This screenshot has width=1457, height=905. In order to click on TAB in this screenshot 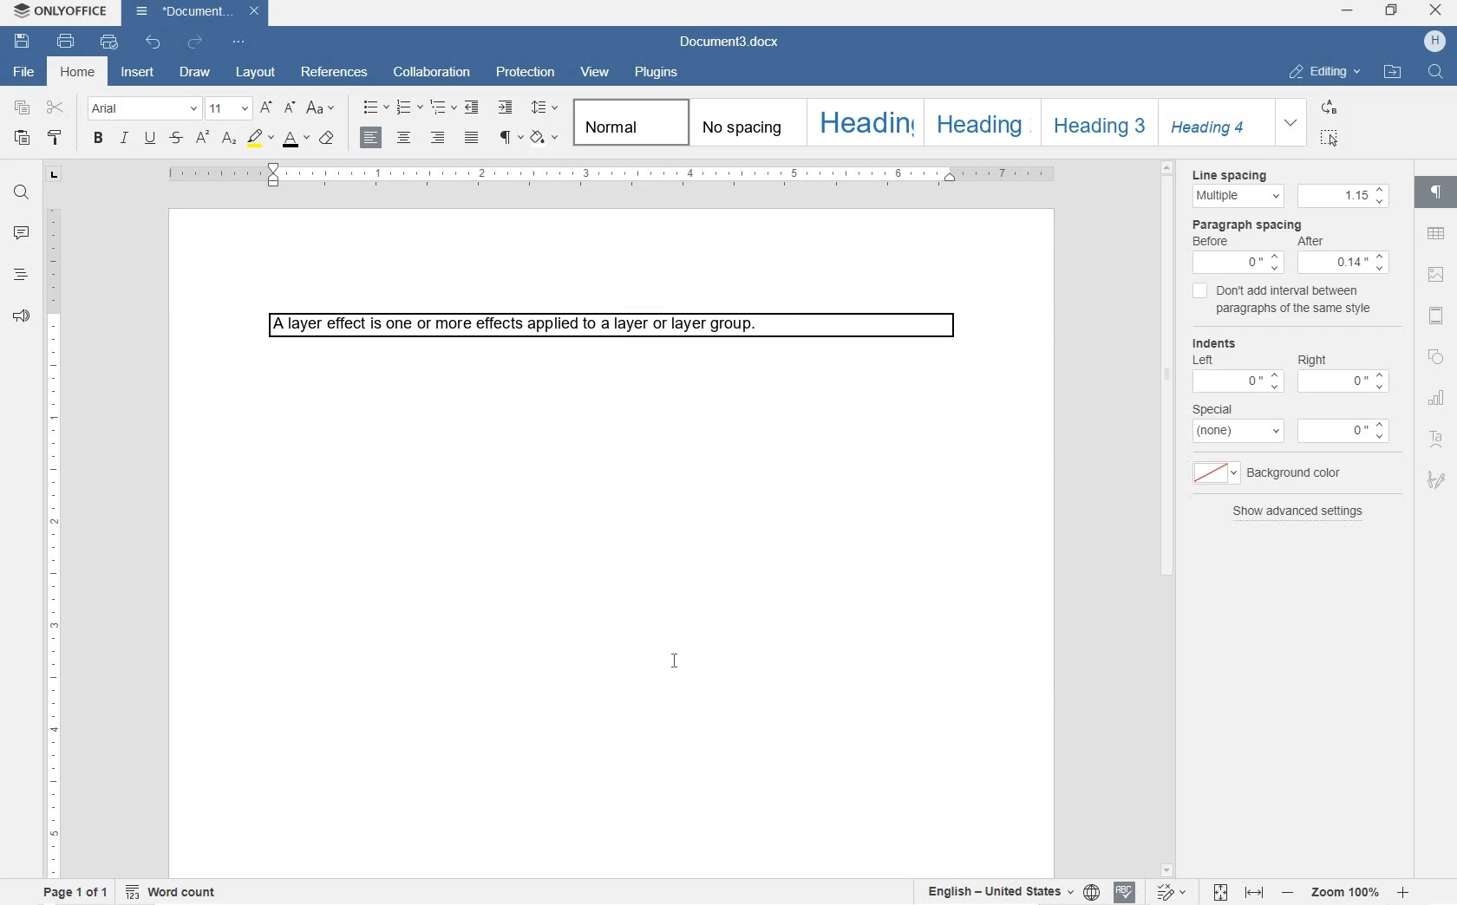, I will do `click(55, 176)`.